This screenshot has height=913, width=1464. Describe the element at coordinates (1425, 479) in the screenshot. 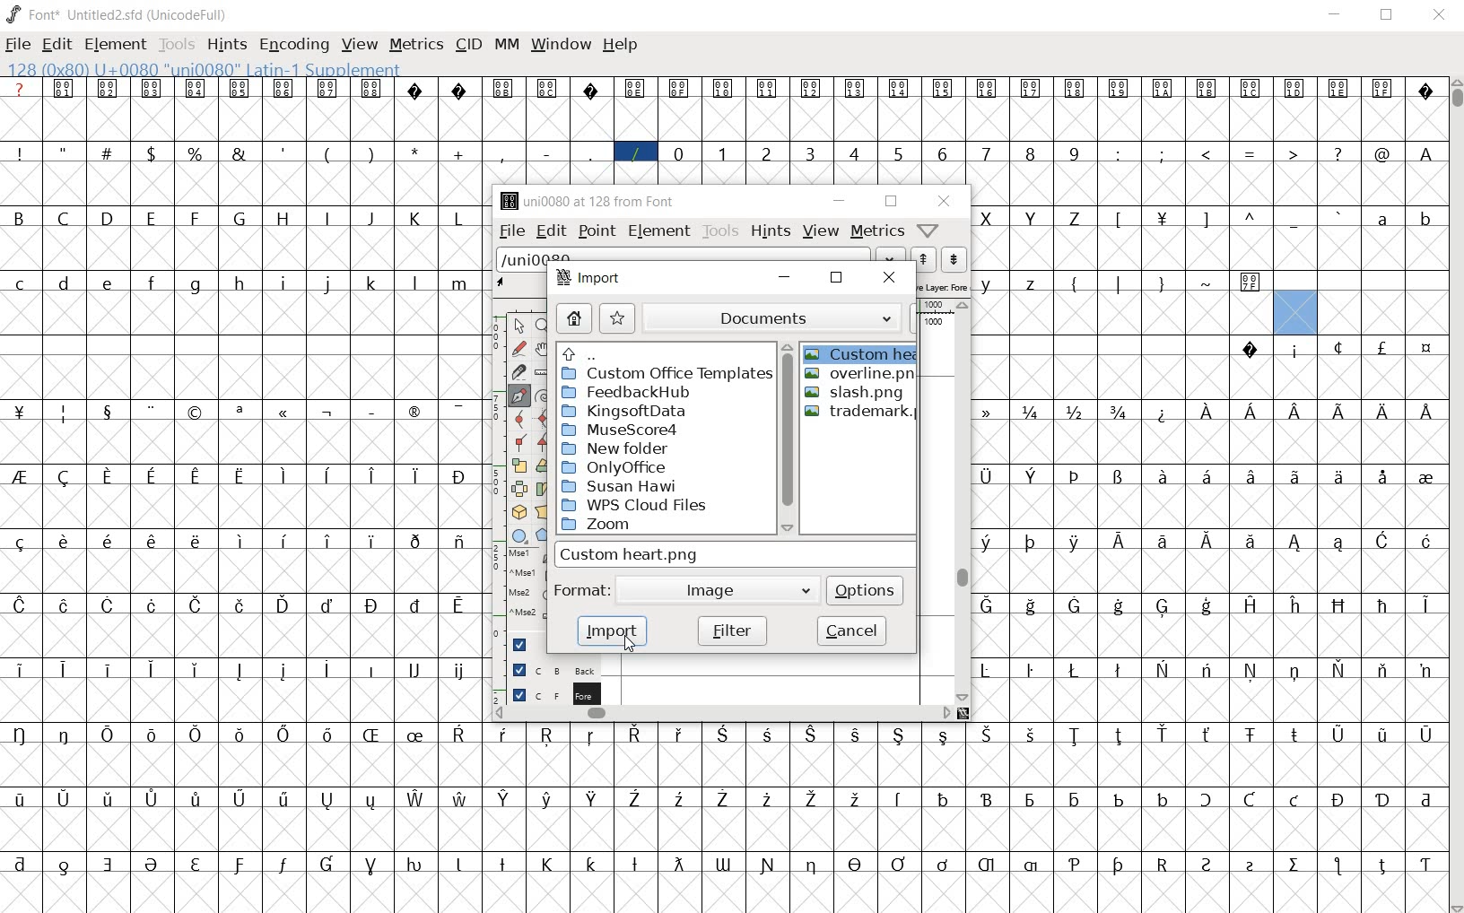

I see `glyph` at that location.